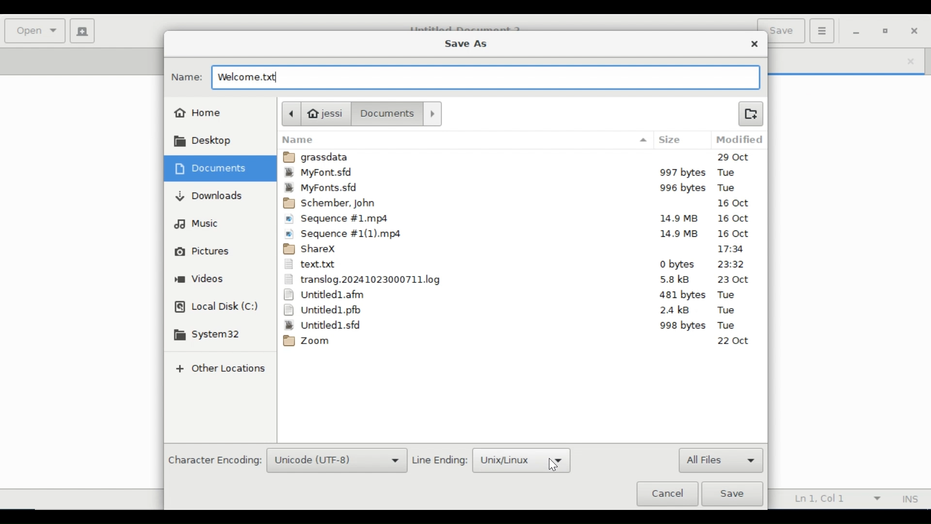  What do you see at coordinates (522, 188) in the screenshot?
I see `MyFont.sfd 995bytes Tue` at bounding box center [522, 188].